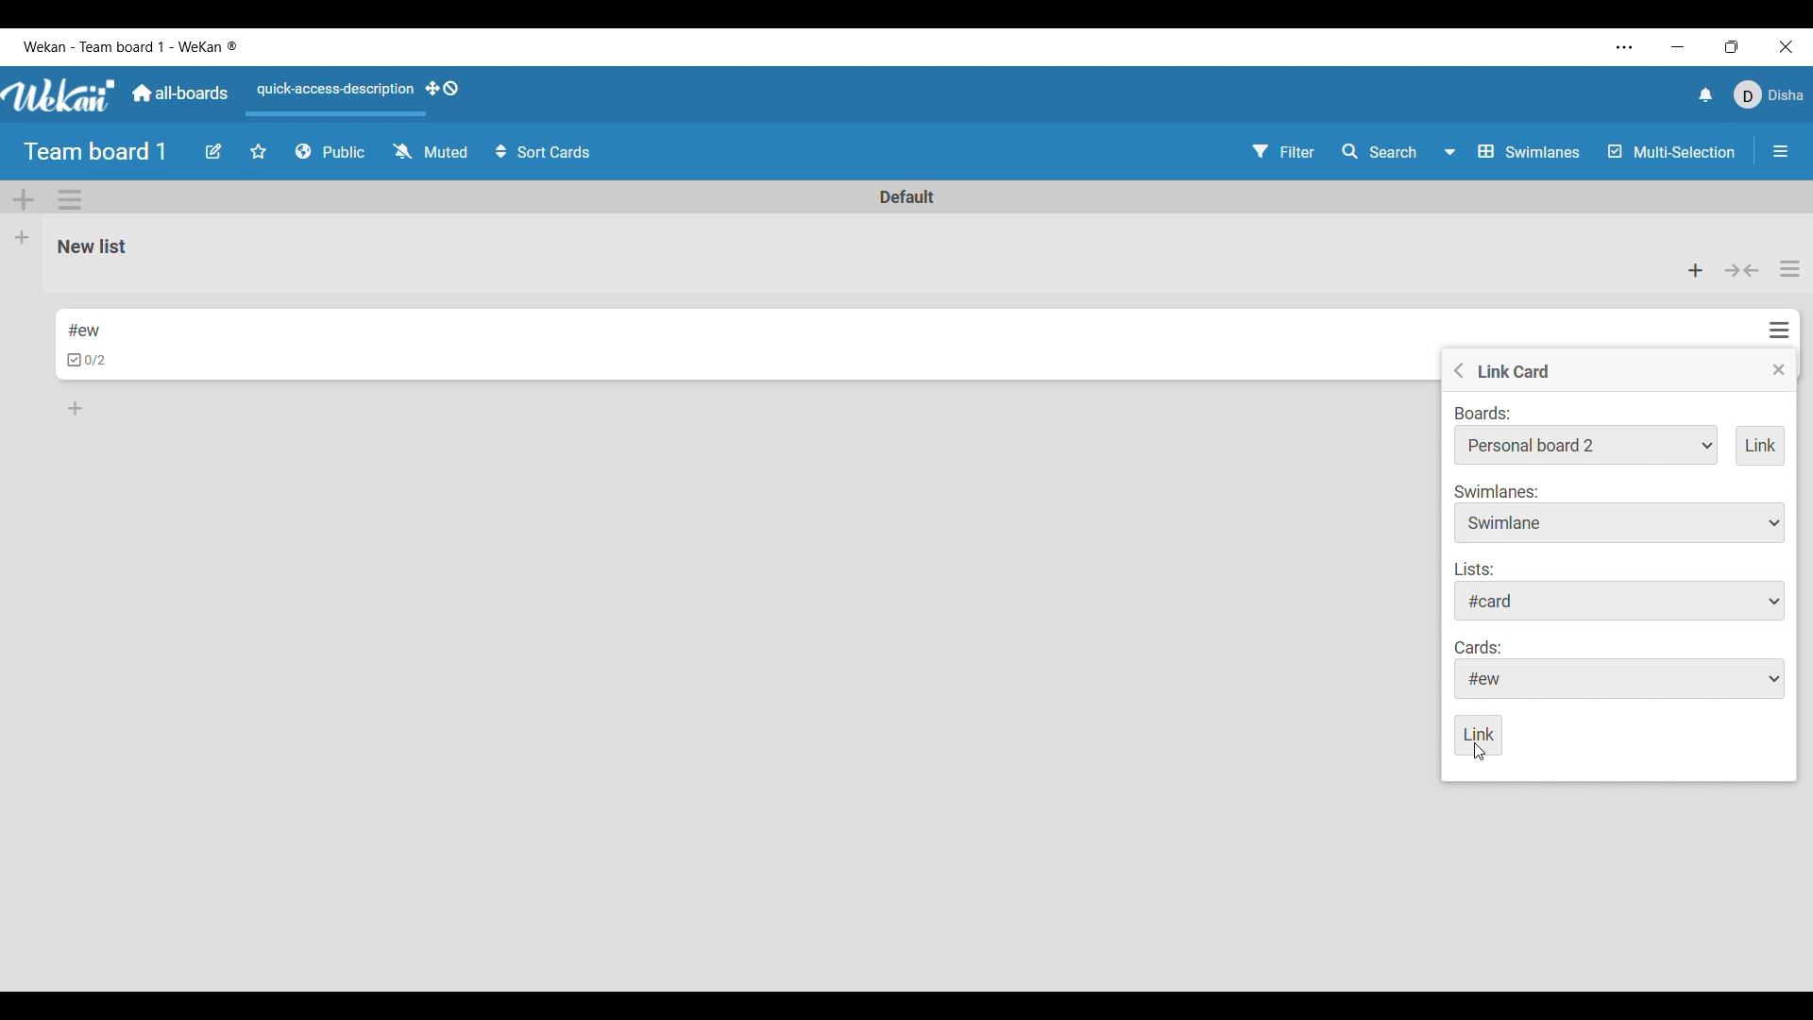  Describe the element at coordinates (1625, 48) in the screenshot. I see `More settings` at that location.